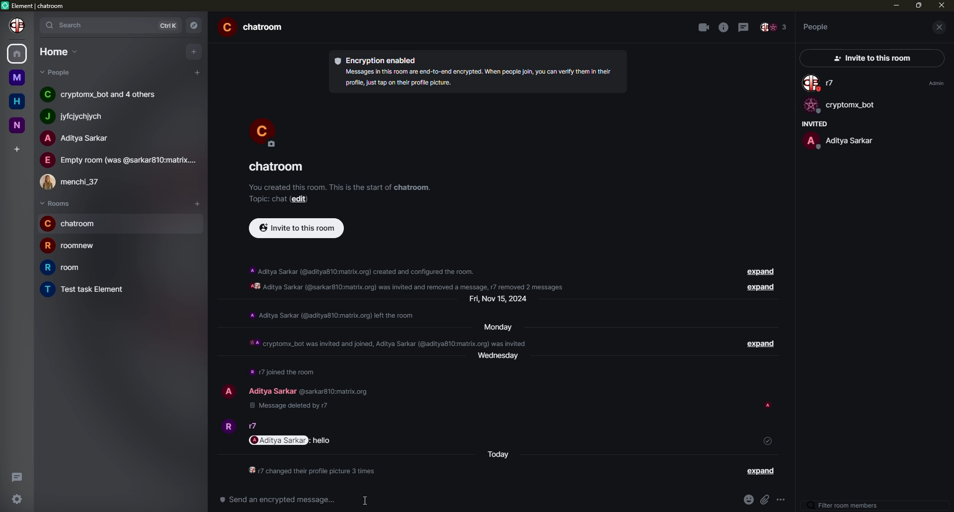 This screenshot has height=512, width=954. I want to click on people, so click(75, 138).